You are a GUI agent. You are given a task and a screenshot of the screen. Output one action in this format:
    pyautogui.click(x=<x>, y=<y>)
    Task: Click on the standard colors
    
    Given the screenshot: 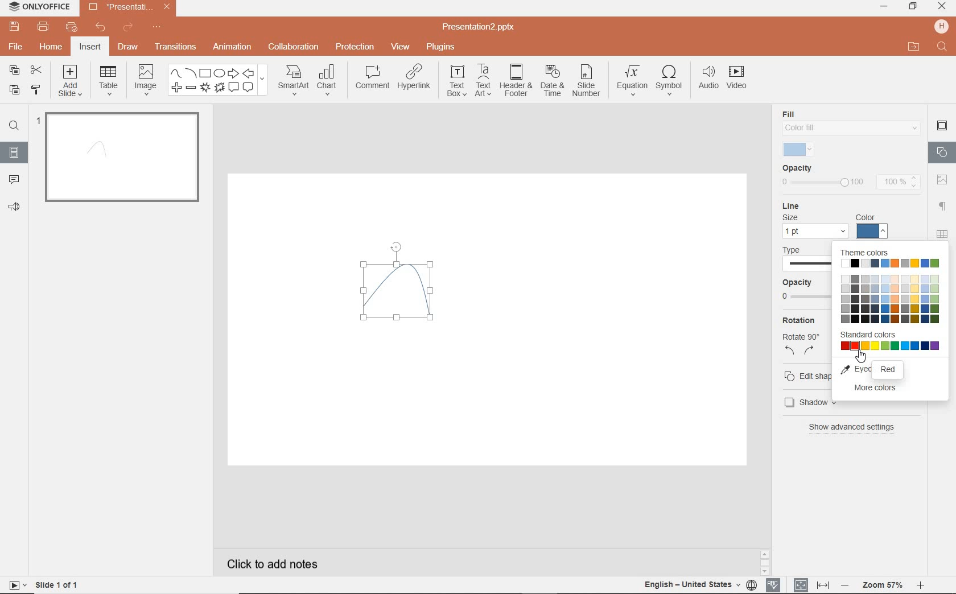 What is the action you would take?
    pyautogui.click(x=889, y=341)
    